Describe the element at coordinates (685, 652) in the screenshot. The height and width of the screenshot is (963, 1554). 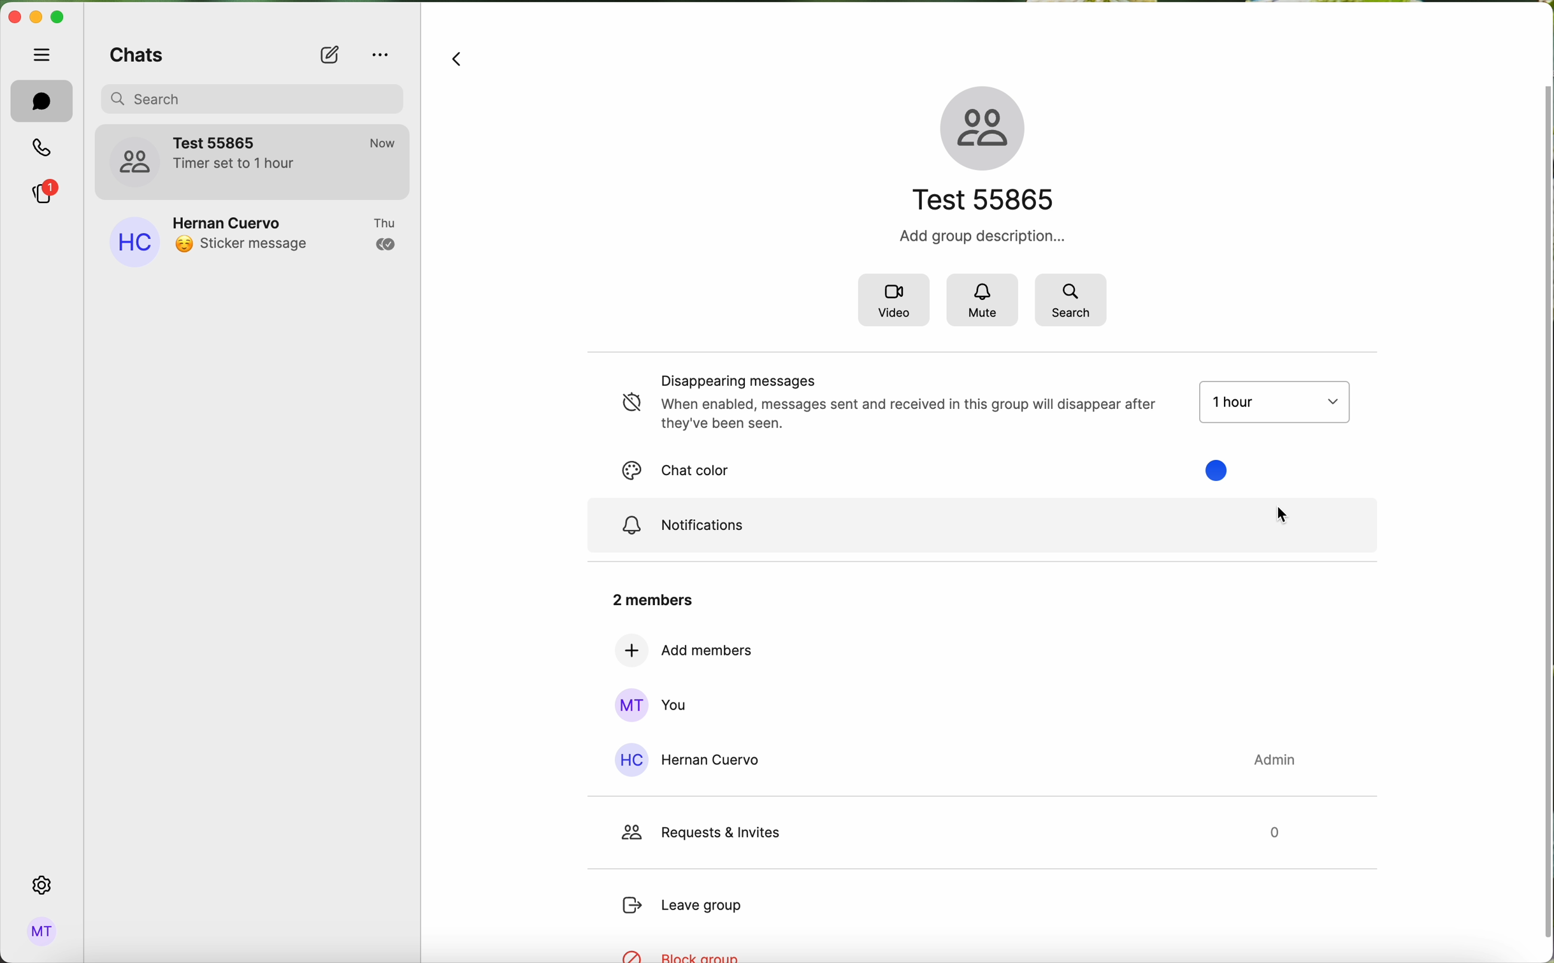
I see `add members` at that location.